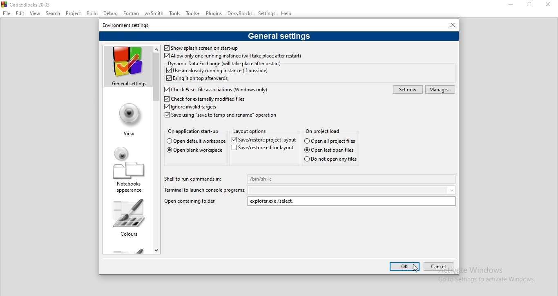 Image resolution: width=558 pixels, height=296 pixels. I want to click on Open all project files, so click(194, 141).